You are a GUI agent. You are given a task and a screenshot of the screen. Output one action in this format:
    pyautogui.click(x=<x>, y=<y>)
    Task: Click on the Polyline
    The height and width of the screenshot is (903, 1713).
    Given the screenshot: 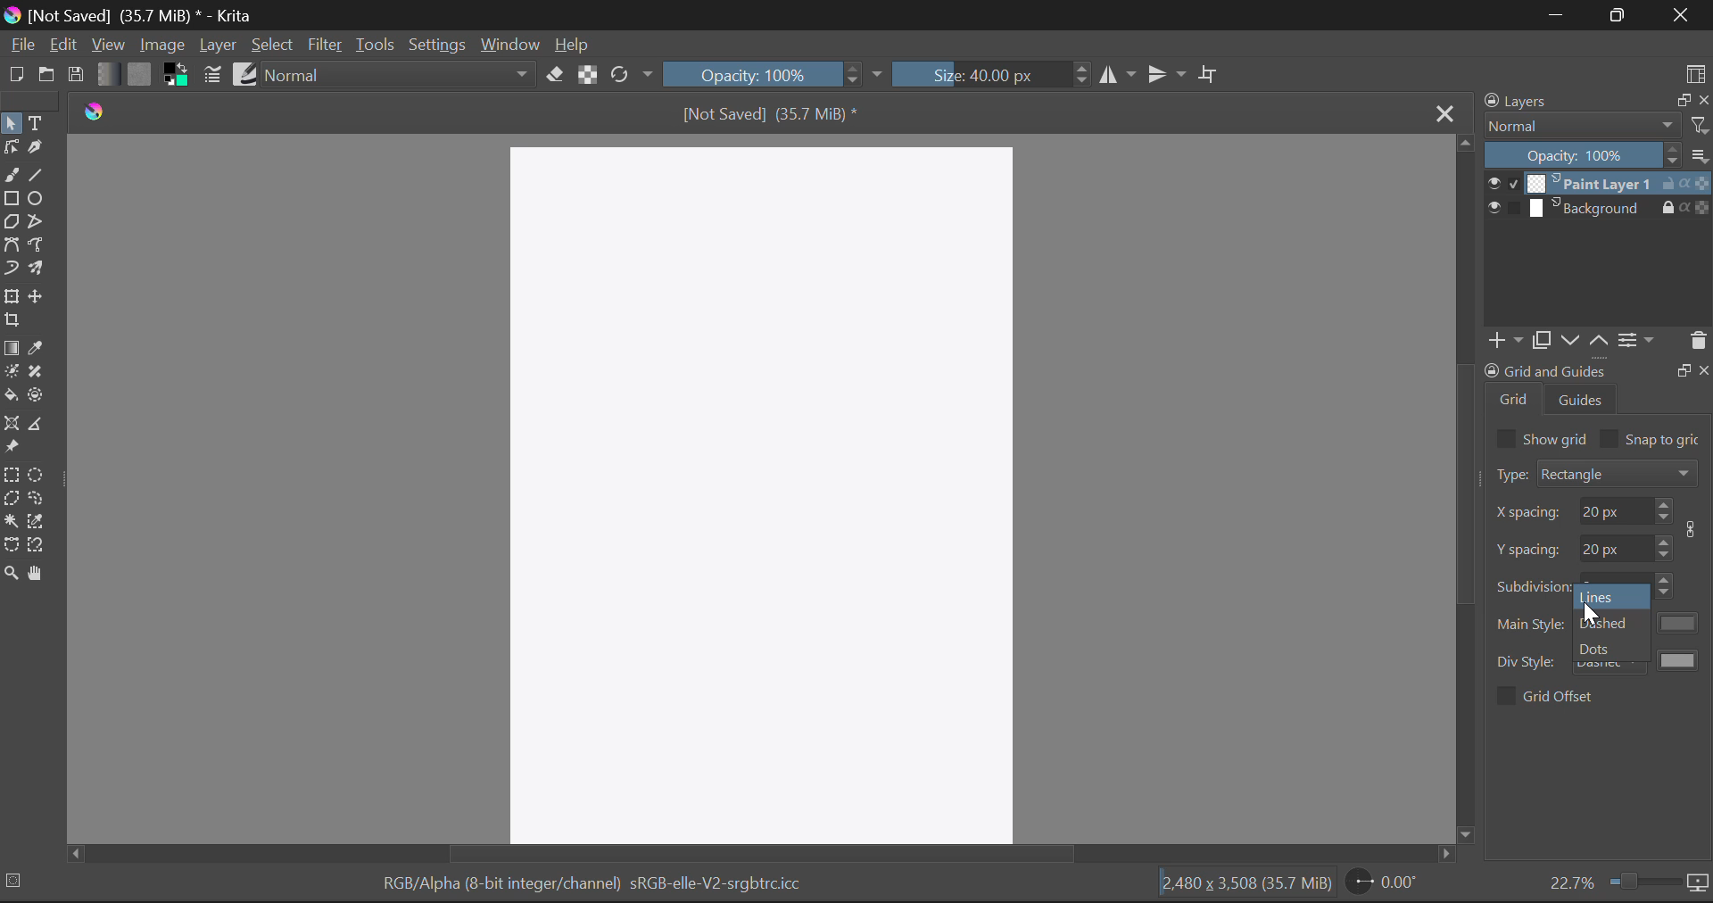 What is the action you would take?
    pyautogui.click(x=42, y=223)
    